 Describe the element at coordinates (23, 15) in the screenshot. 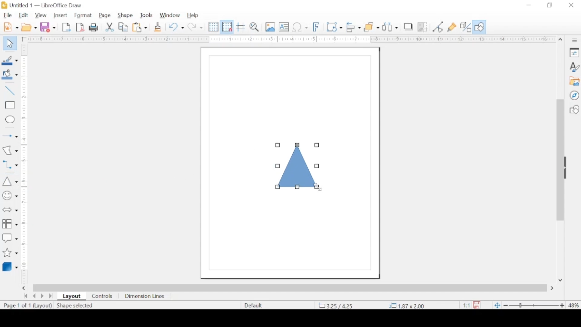

I see `edit` at that location.